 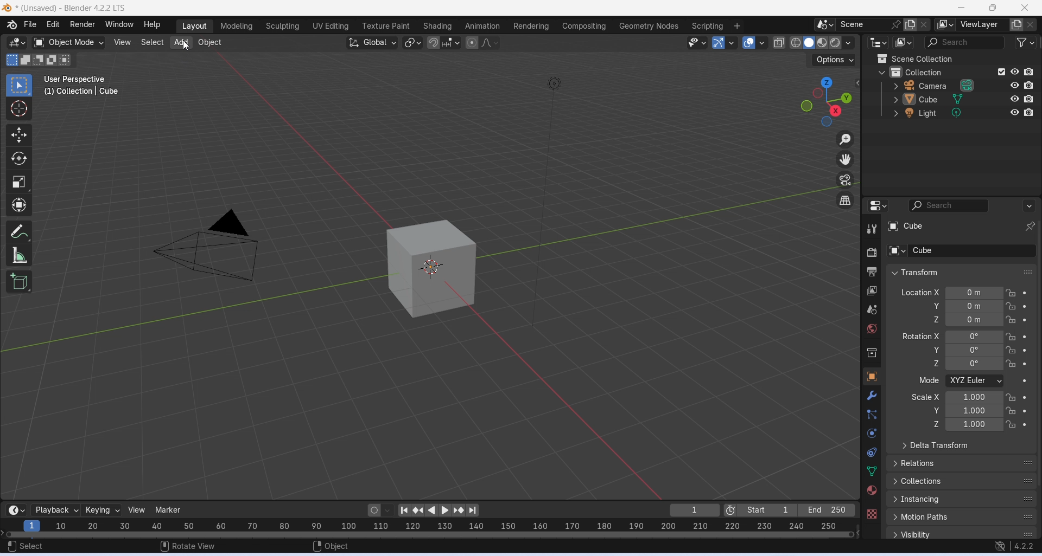 I want to click on cube, so click(x=431, y=269).